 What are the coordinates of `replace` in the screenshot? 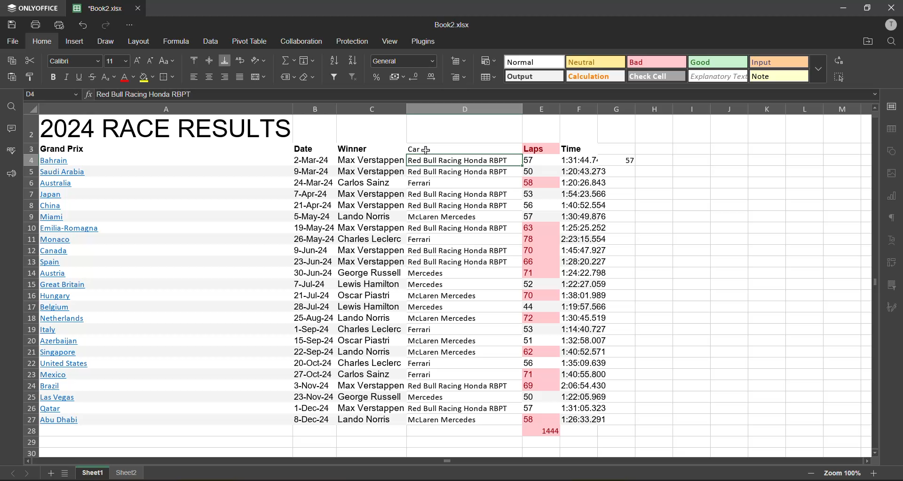 It's located at (838, 61).